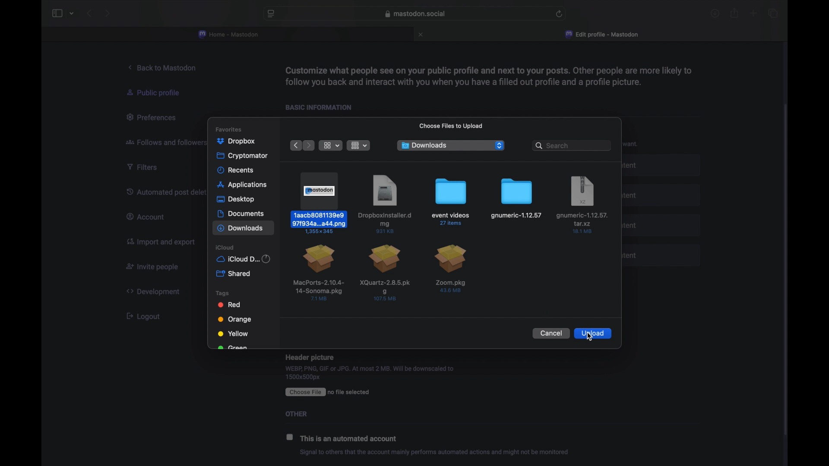 Image resolution: width=829 pixels, height=466 pixels. What do you see at coordinates (425, 145) in the screenshot?
I see `downloads` at bounding box center [425, 145].